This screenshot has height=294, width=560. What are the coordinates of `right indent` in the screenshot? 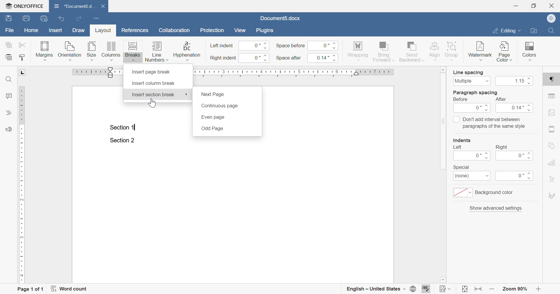 It's located at (223, 58).